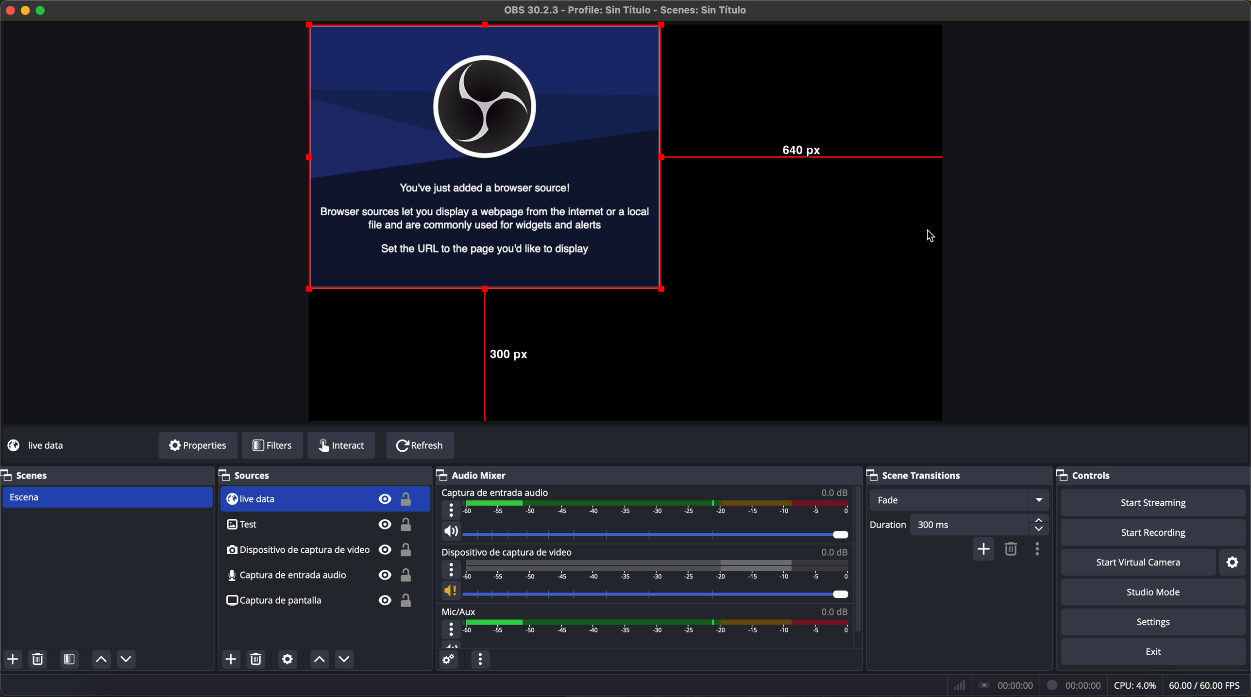 Image resolution: width=1251 pixels, height=697 pixels. I want to click on 640 px, so click(803, 155).